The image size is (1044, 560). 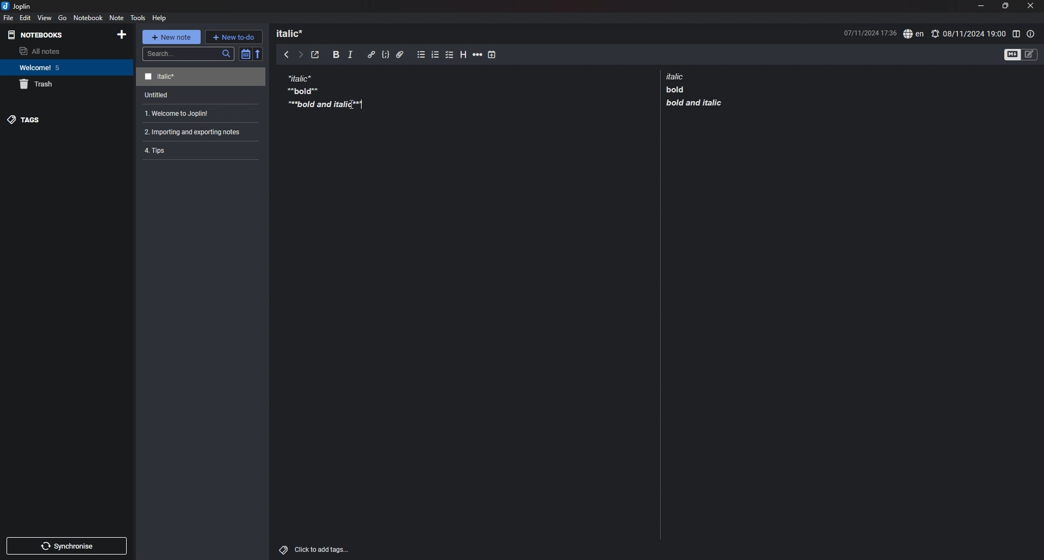 I want to click on new todo, so click(x=233, y=36).